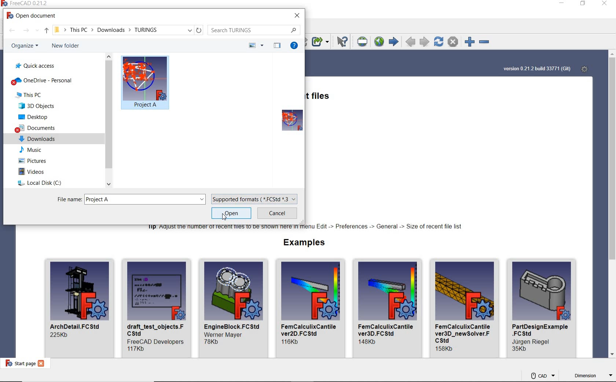  I want to click on CLOSE, so click(297, 16).